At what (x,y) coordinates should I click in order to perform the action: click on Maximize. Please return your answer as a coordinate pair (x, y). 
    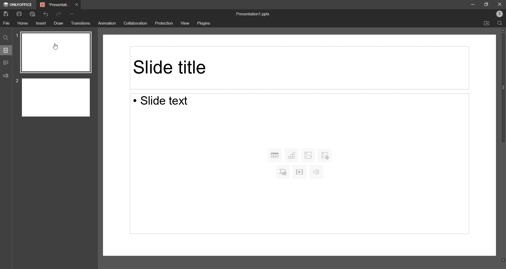
    Looking at the image, I should click on (486, 4).